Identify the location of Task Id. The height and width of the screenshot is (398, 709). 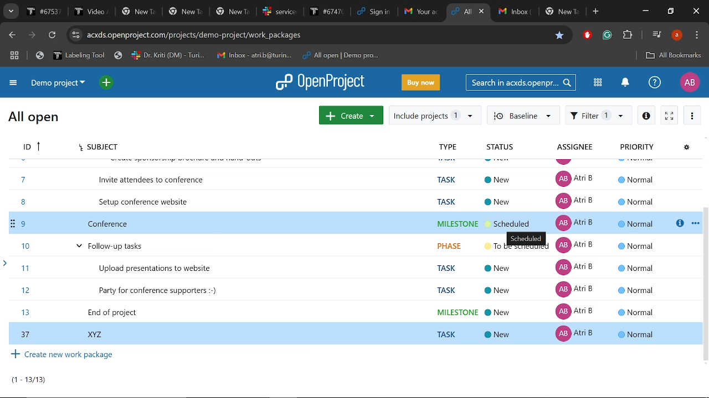
(30, 147).